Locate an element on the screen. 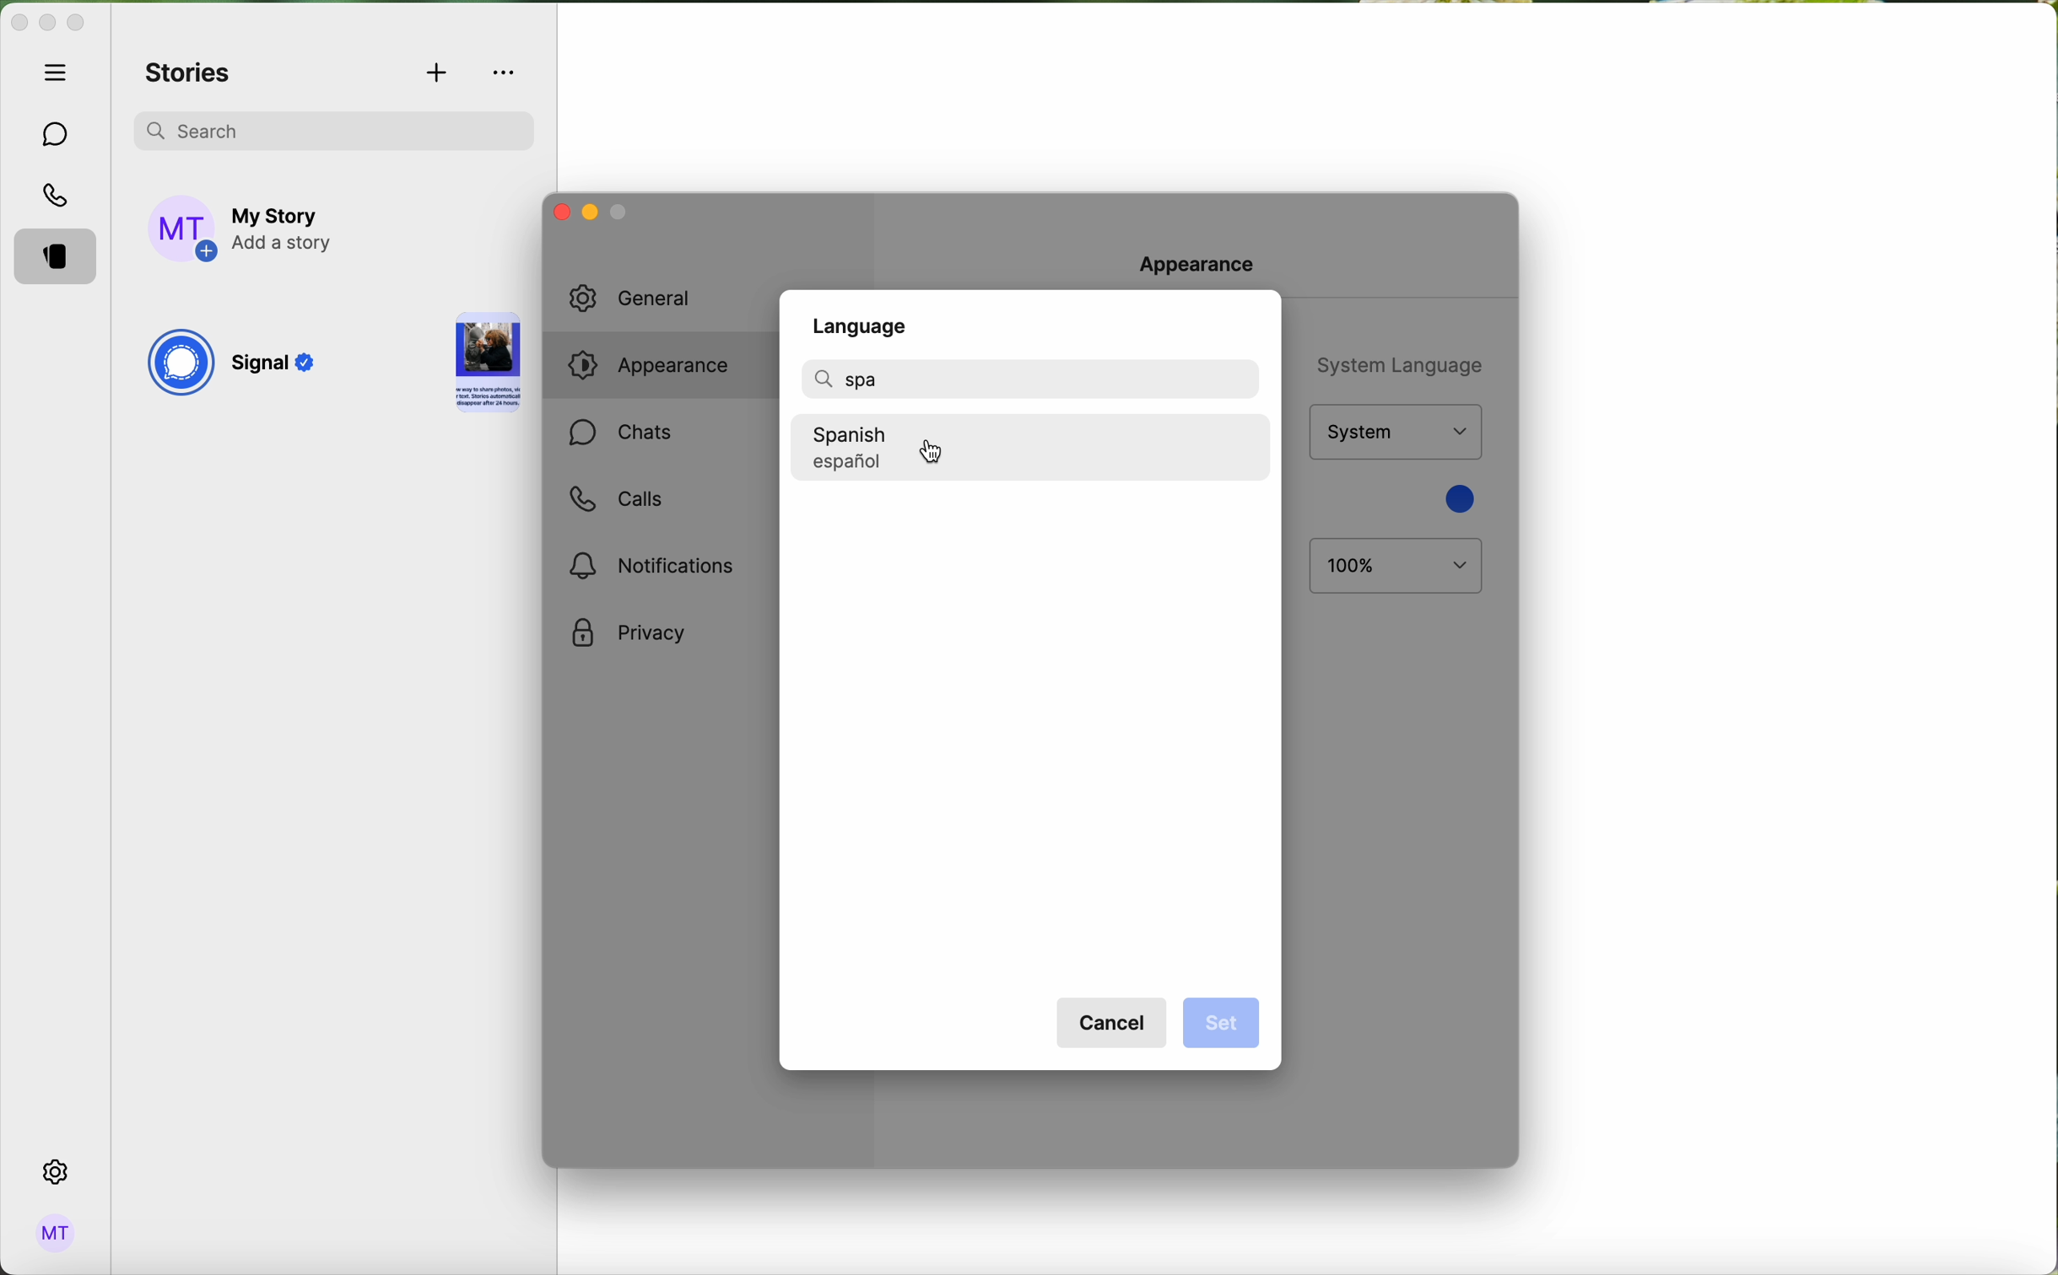 Image resolution: width=2058 pixels, height=1275 pixels. add is located at coordinates (439, 74).